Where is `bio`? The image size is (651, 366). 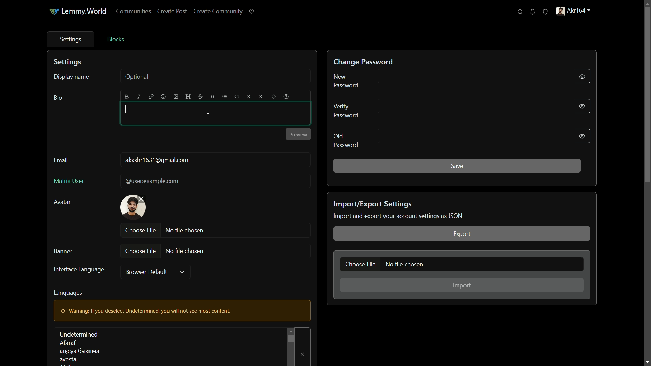
bio is located at coordinates (58, 98).